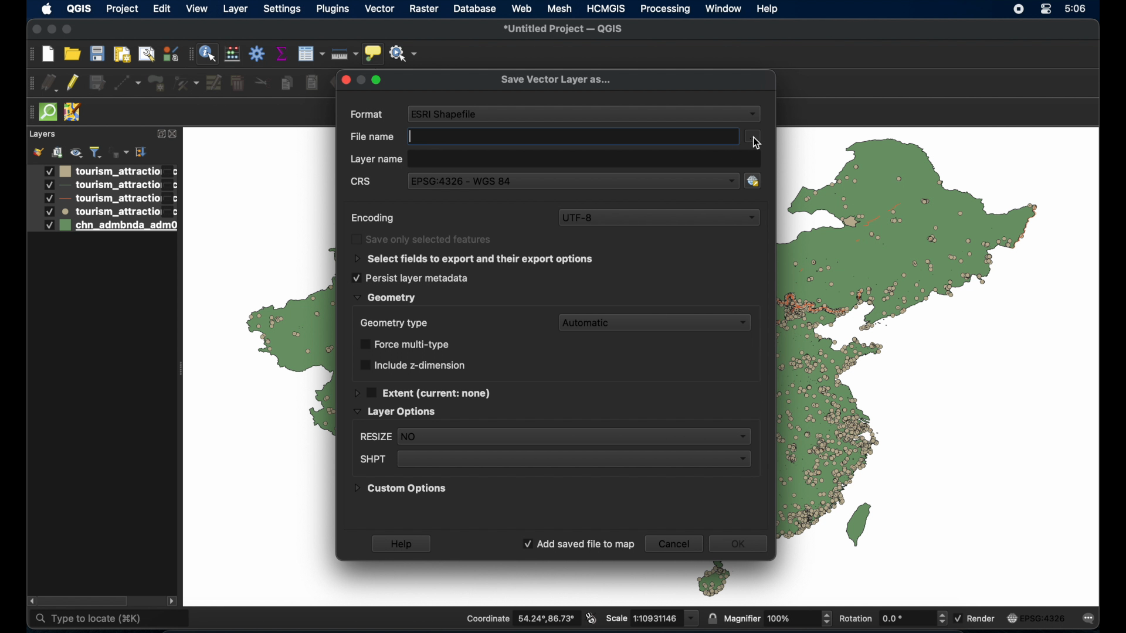  Describe the element at coordinates (334, 9) in the screenshot. I see `plugins` at that location.